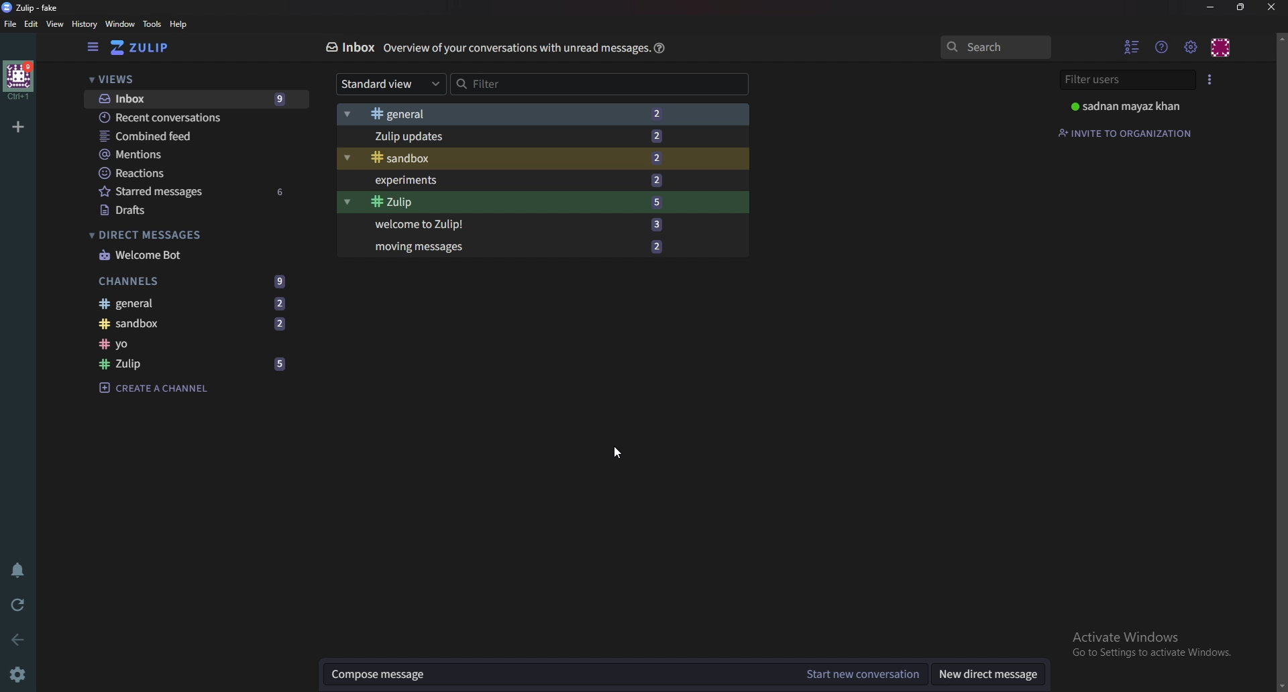  Describe the element at coordinates (531, 113) in the screenshot. I see `general` at that location.